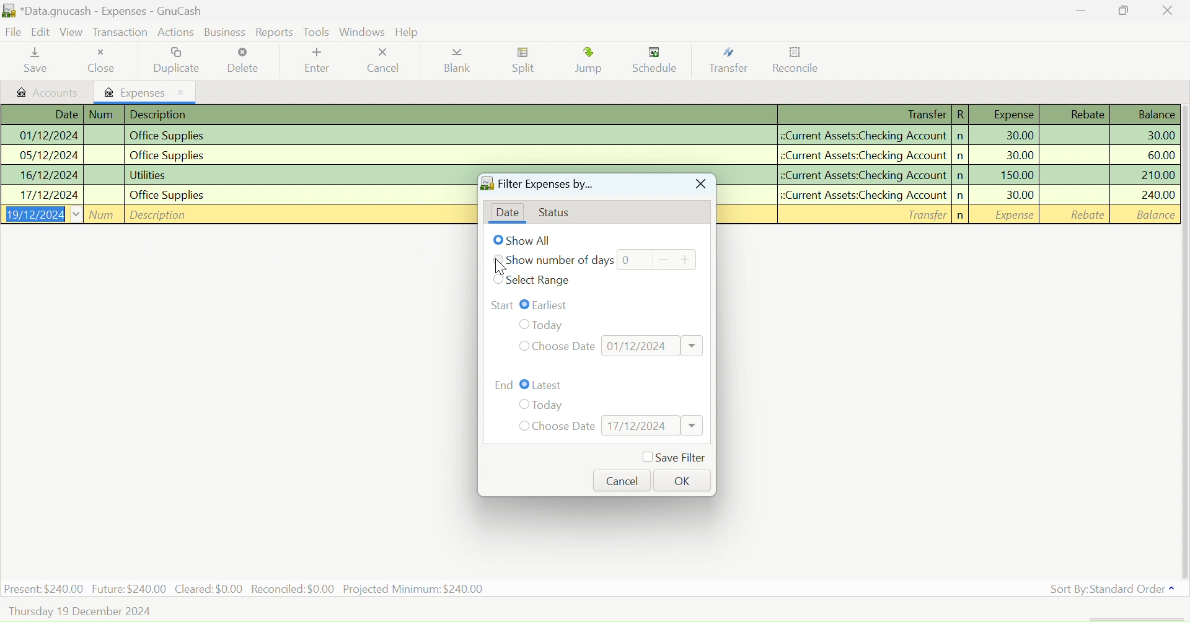  I want to click on File, so click(12, 33).